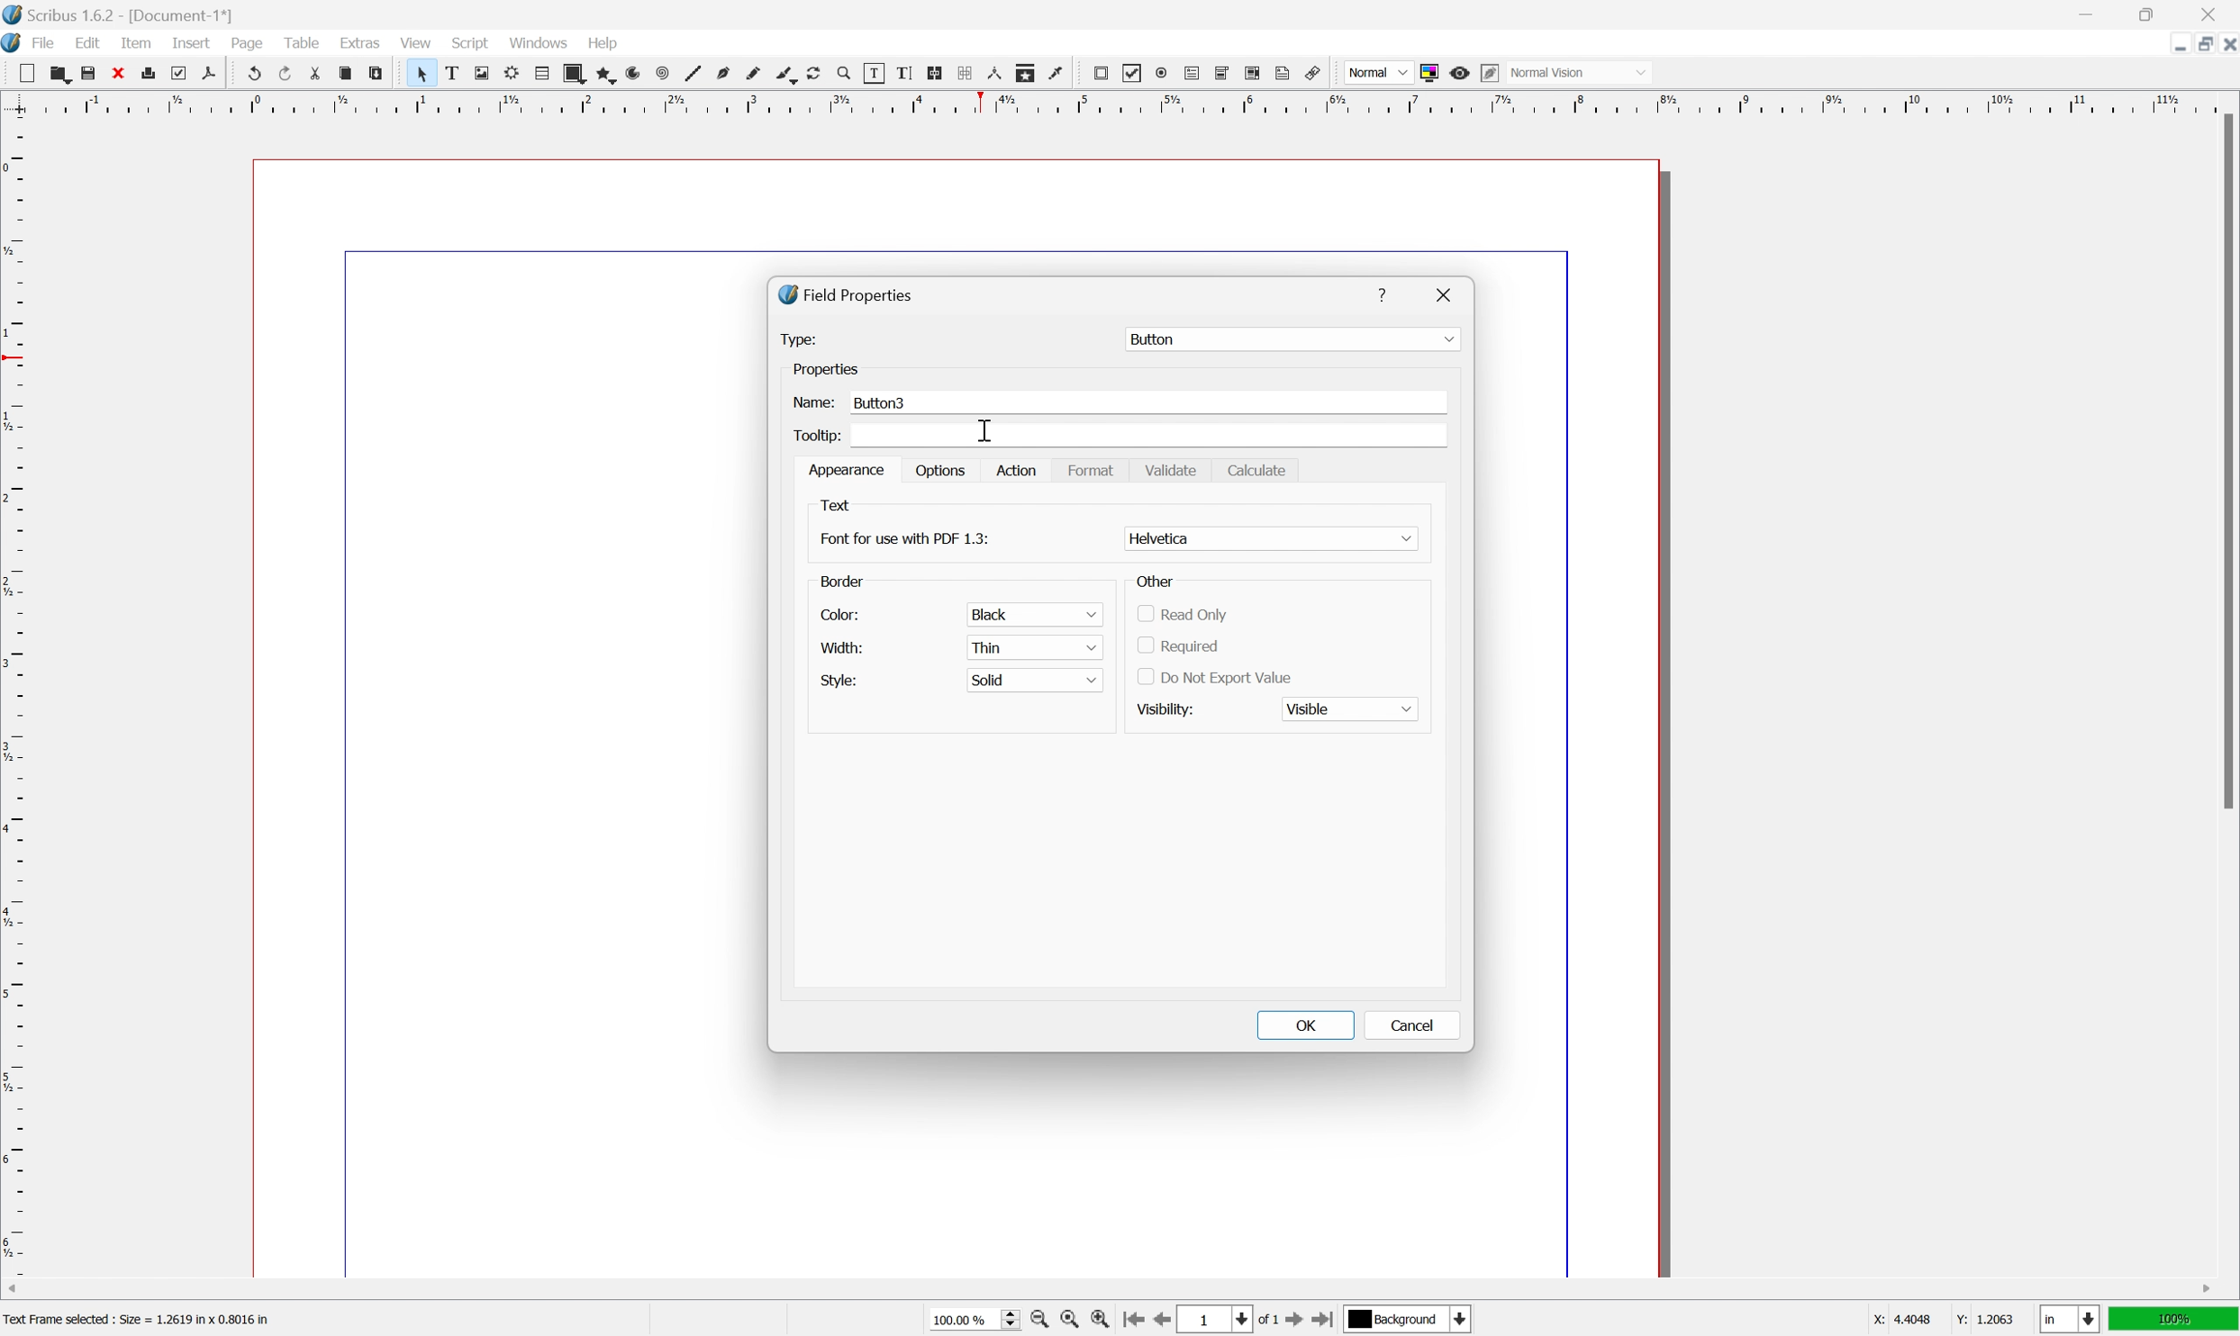  What do you see at coordinates (1429, 72) in the screenshot?
I see `toggle color management system` at bounding box center [1429, 72].